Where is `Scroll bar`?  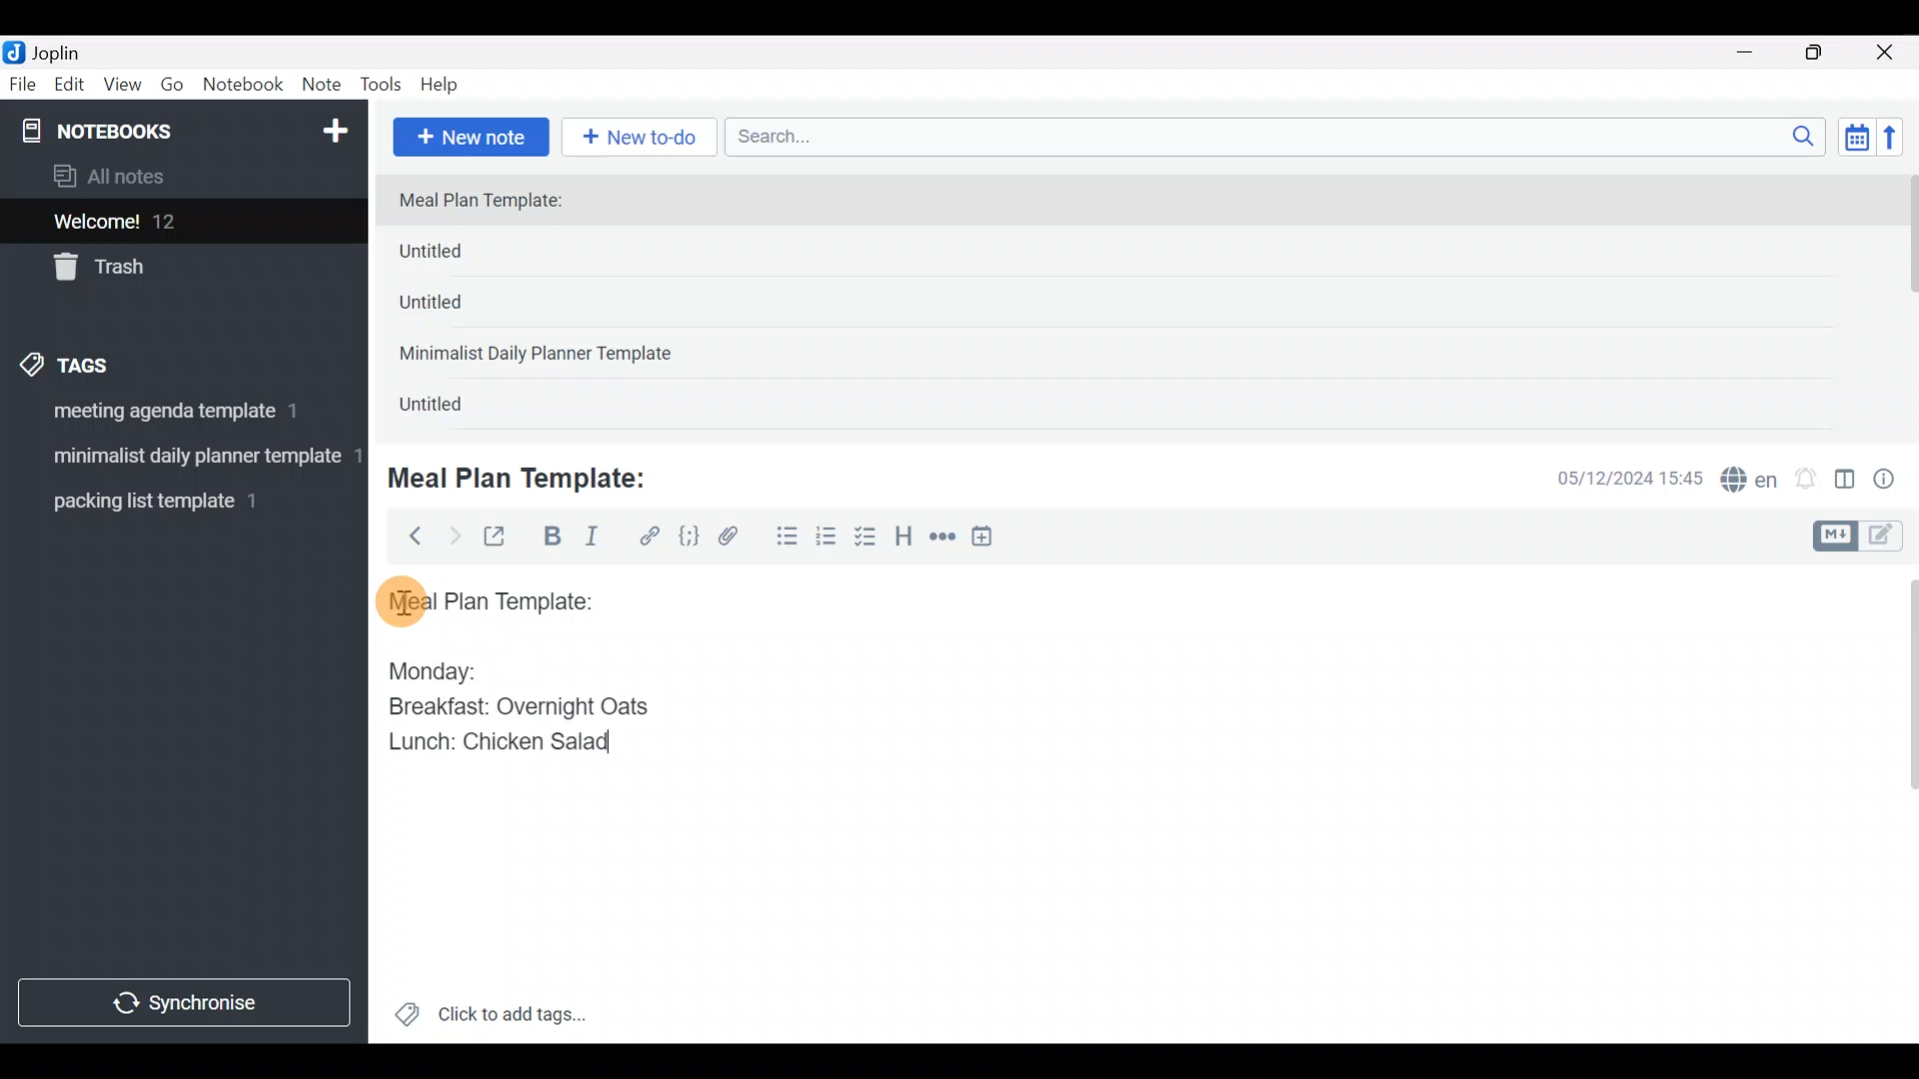
Scroll bar is located at coordinates (1898, 803).